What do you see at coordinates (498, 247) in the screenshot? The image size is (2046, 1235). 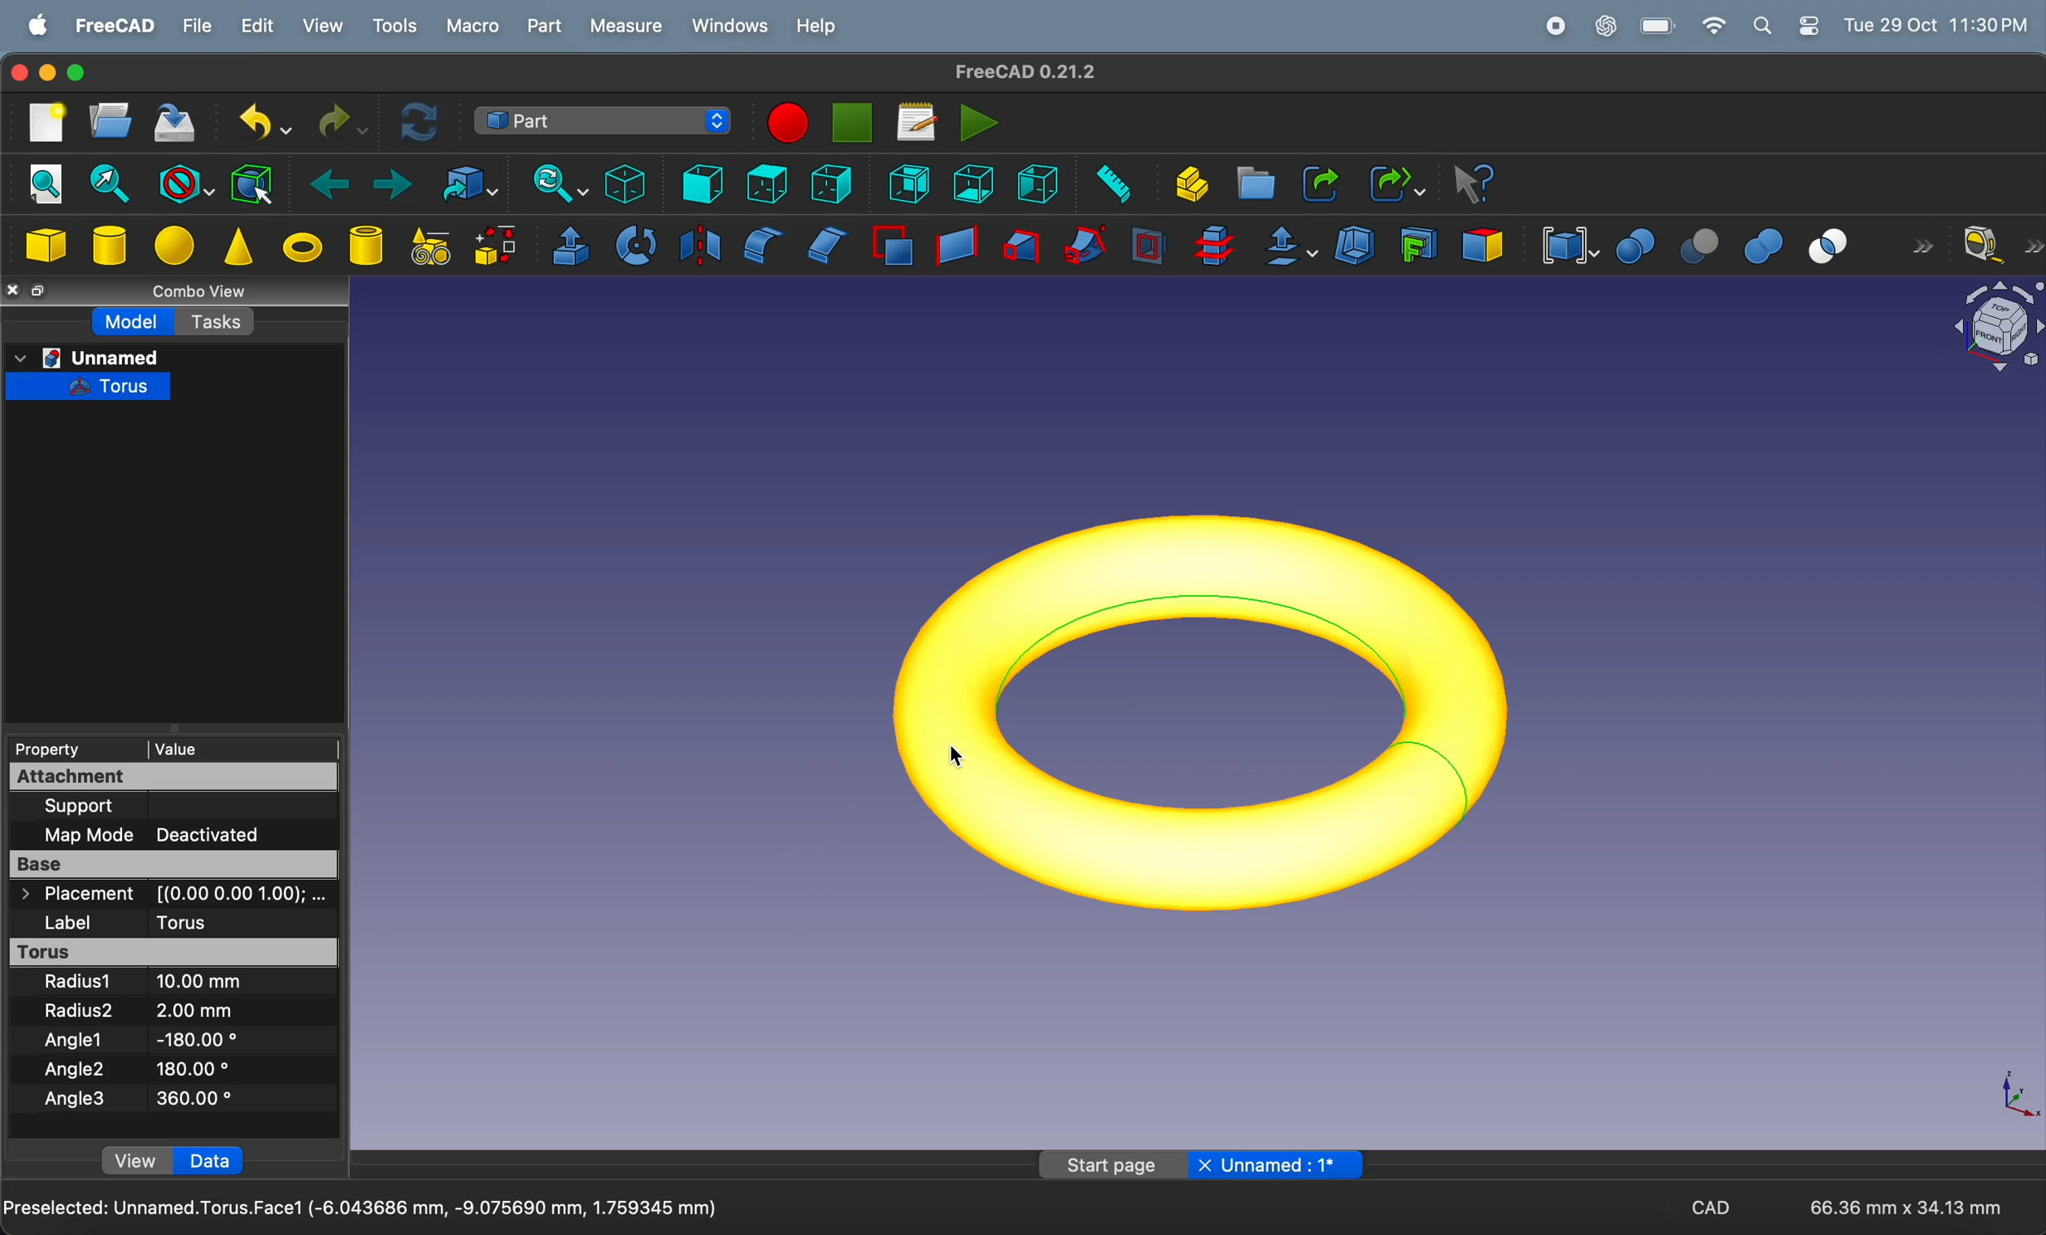 I see `shape builder` at bounding box center [498, 247].